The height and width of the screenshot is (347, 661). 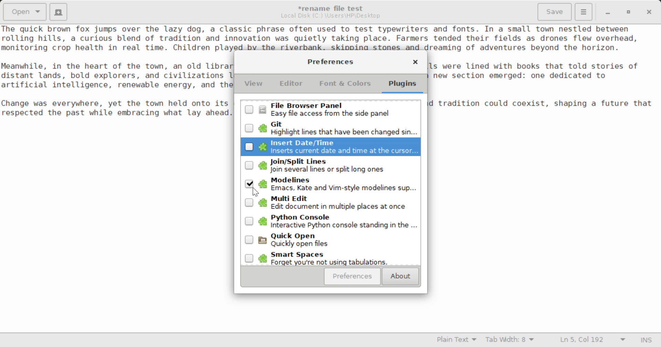 I want to click on File Name , so click(x=333, y=7).